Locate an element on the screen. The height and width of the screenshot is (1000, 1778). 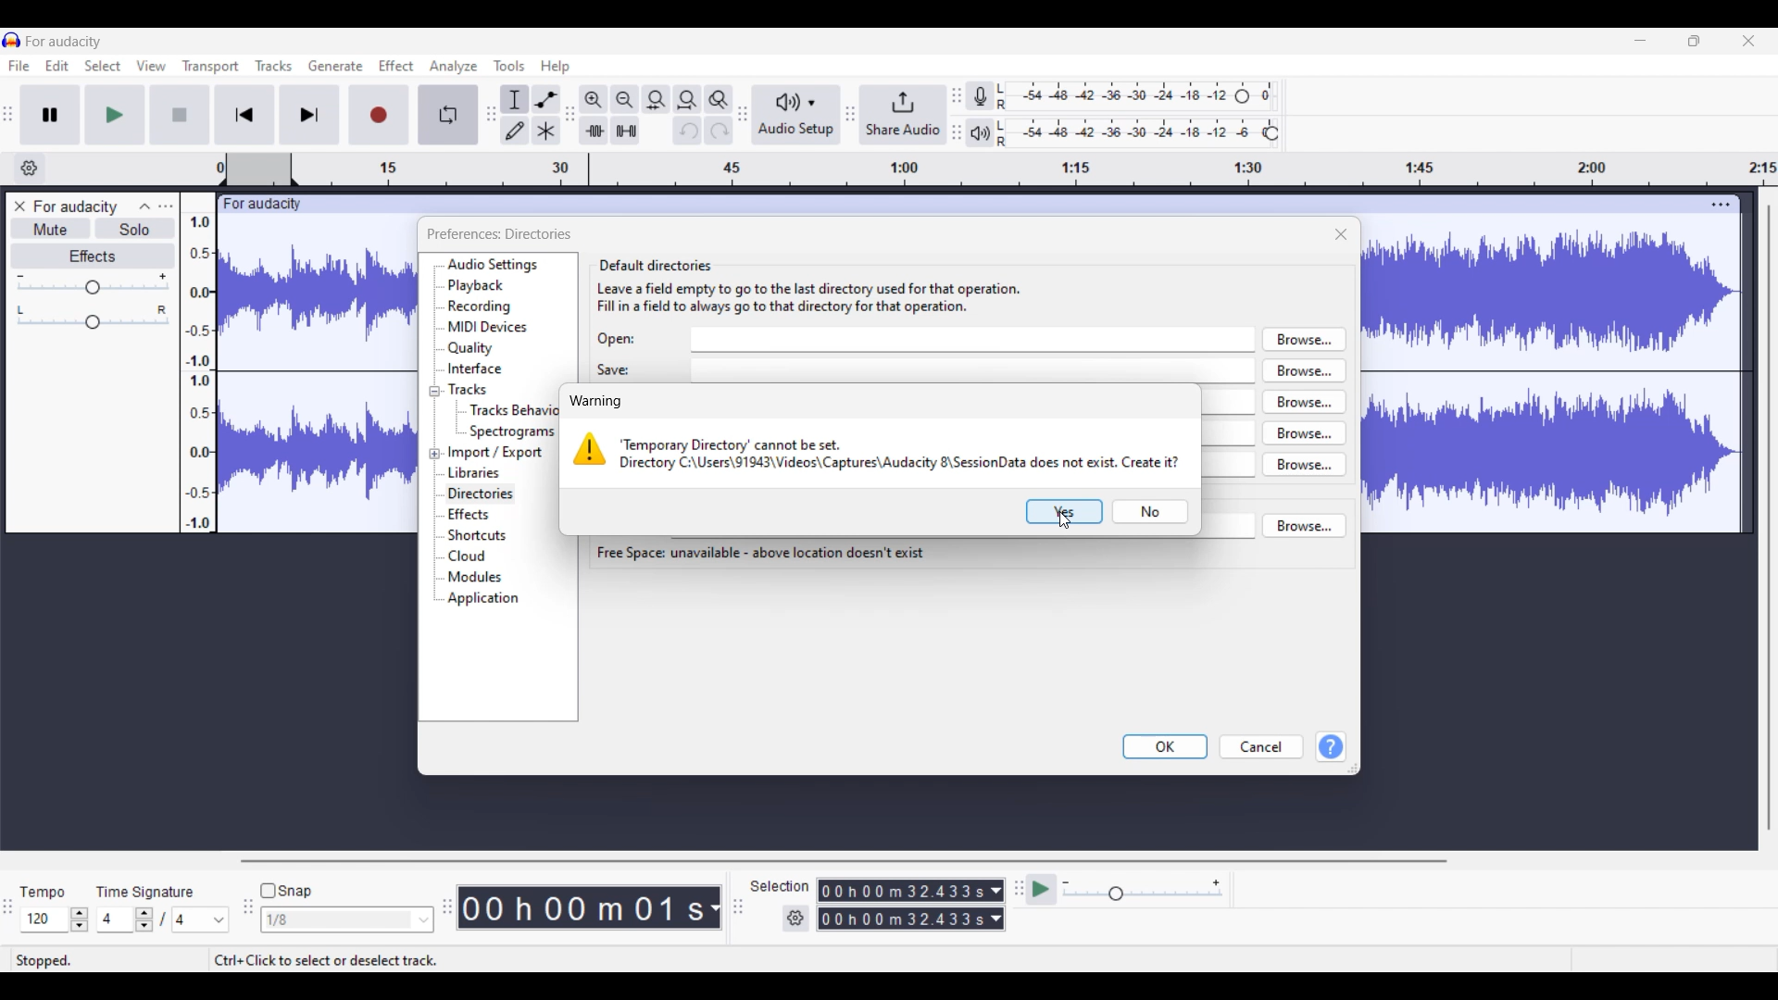
“Temporary Directory’ cannot be set.
Directory C:\Users\91943\Videos\ Captures\Audacity 8\SessionData does not exist. Create it? is located at coordinates (908, 452).